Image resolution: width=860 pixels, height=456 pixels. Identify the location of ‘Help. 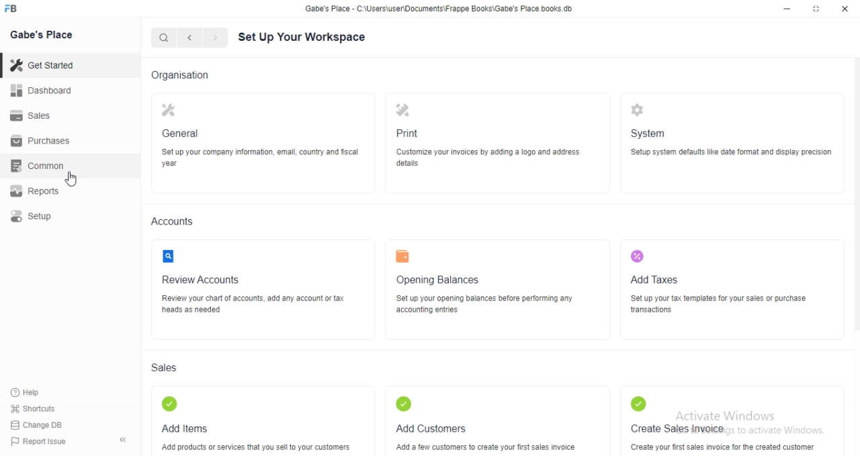
(41, 392).